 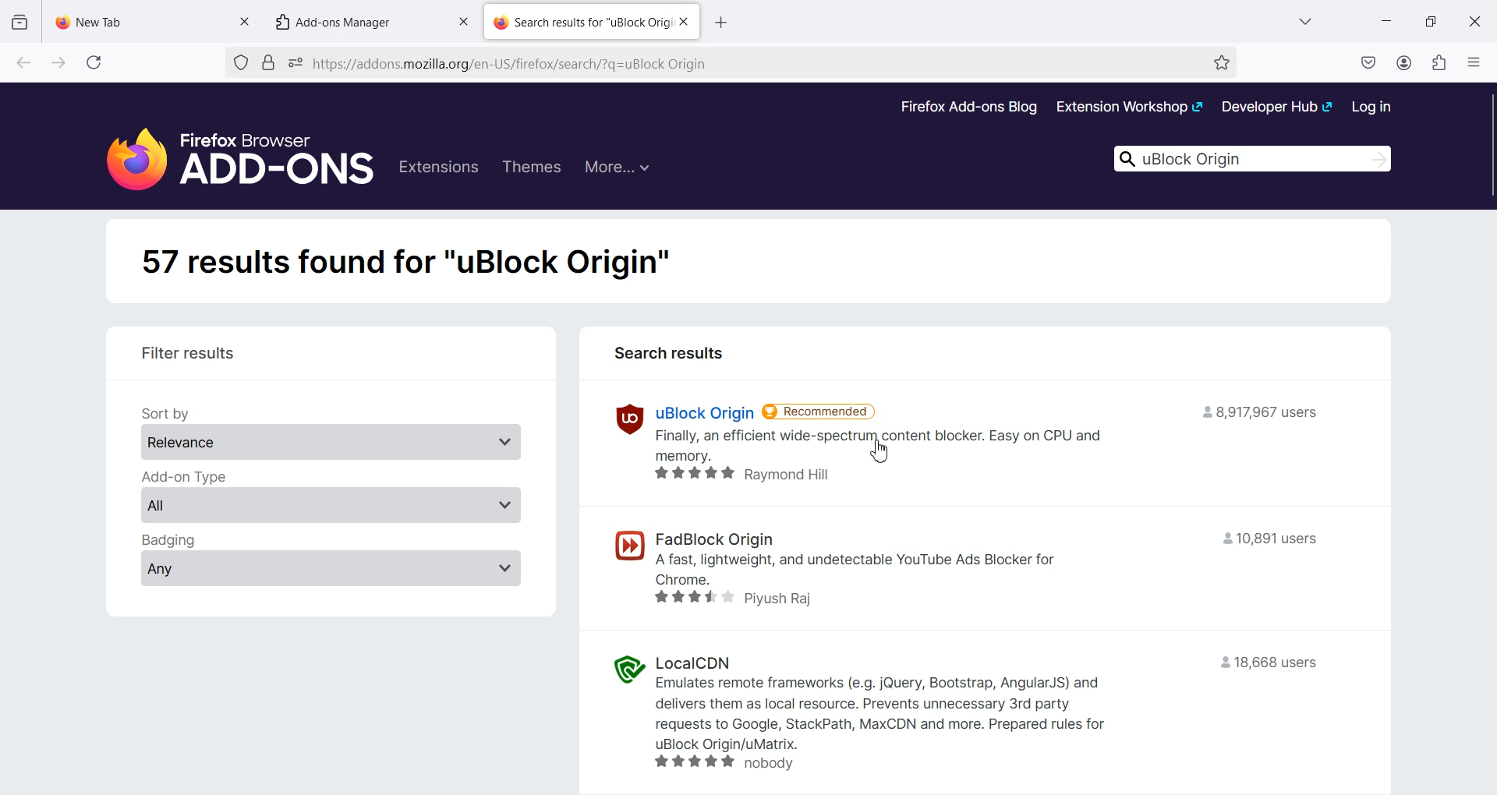 I want to click on 10,891 users, so click(x=1267, y=539).